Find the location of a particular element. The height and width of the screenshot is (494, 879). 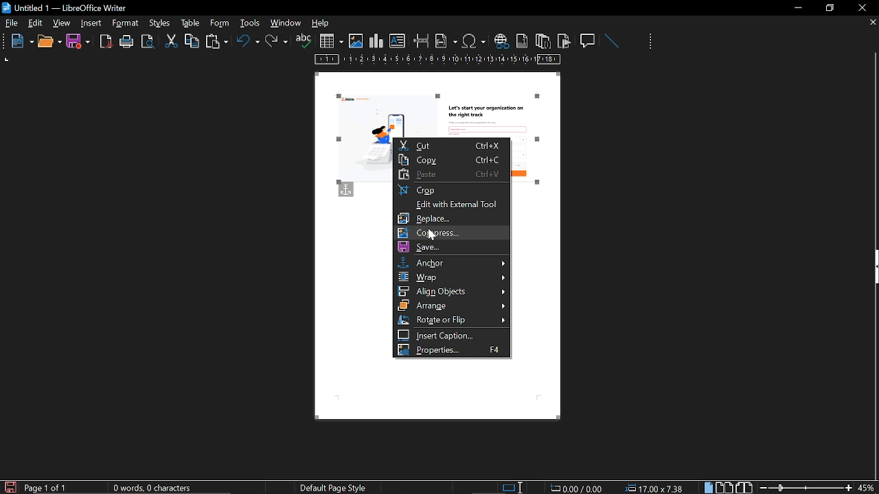

close is located at coordinates (861, 8).